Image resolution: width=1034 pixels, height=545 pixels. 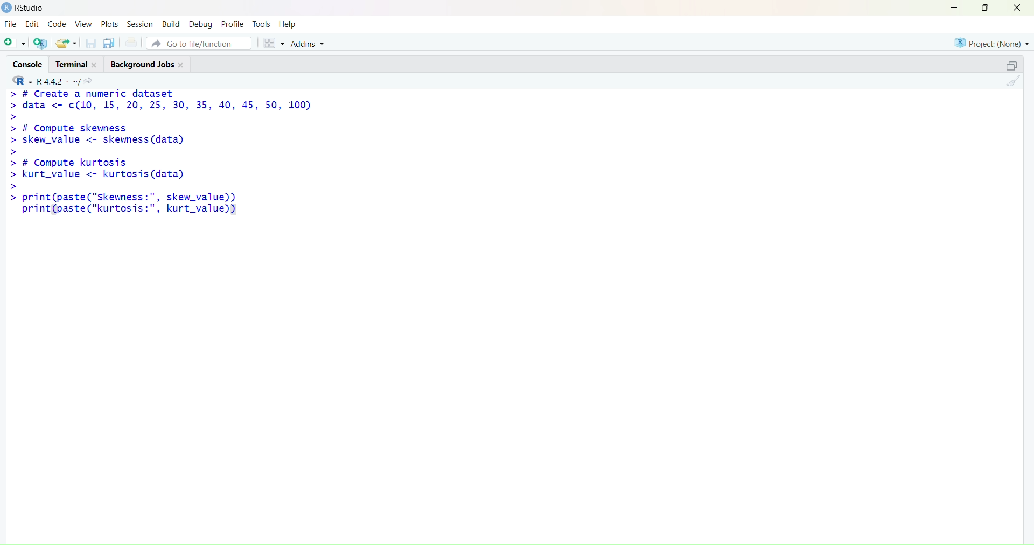 I want to click on Debug, so click(x=201, y=23).